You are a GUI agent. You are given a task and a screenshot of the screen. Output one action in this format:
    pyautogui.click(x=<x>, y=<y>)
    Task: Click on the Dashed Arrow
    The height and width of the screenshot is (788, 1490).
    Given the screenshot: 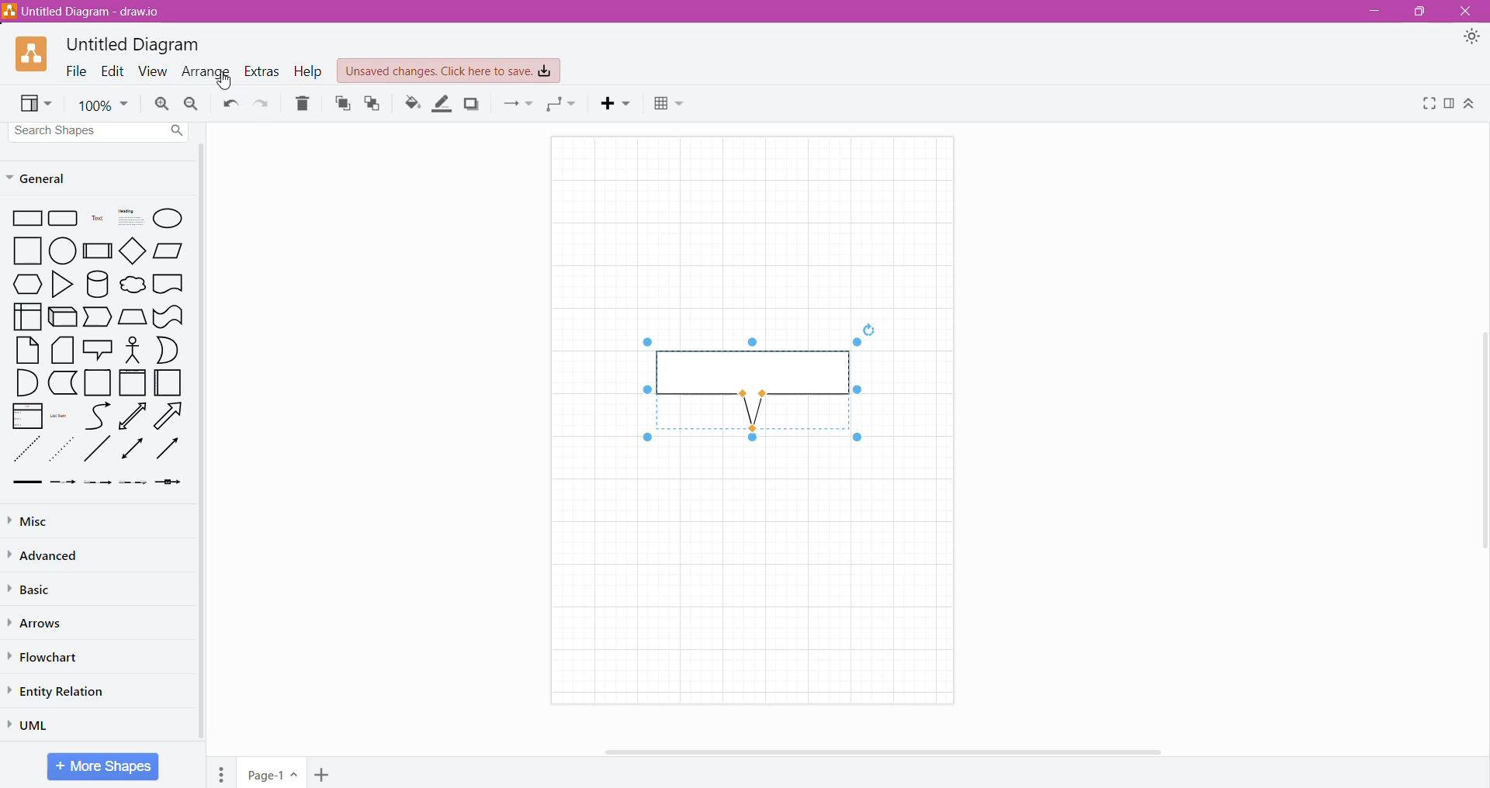 What is the action you would take?
    pyautogui.click(x=63, y=483)
    